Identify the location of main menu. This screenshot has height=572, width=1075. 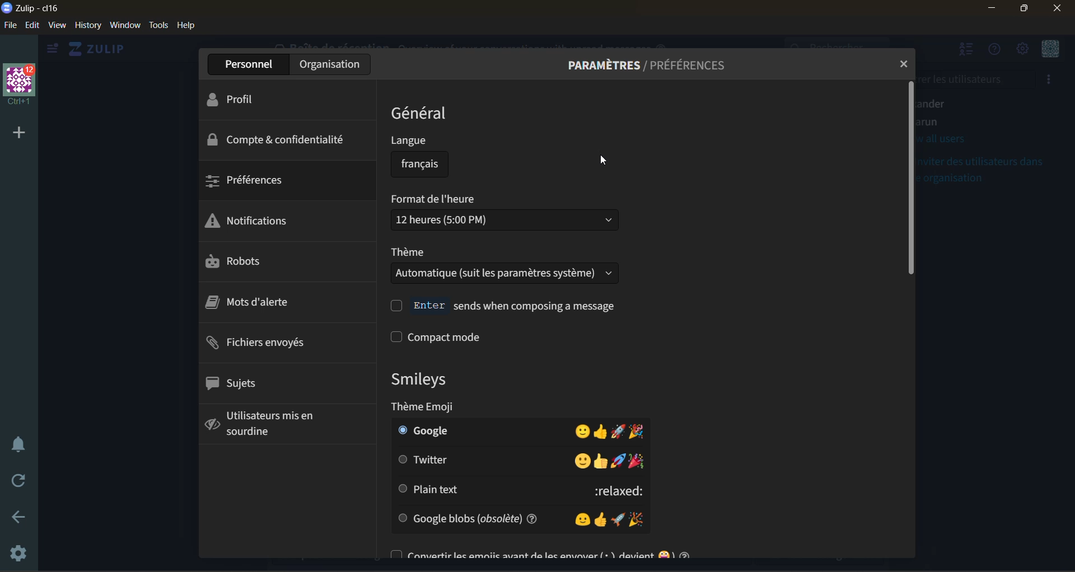
(1023, 51).